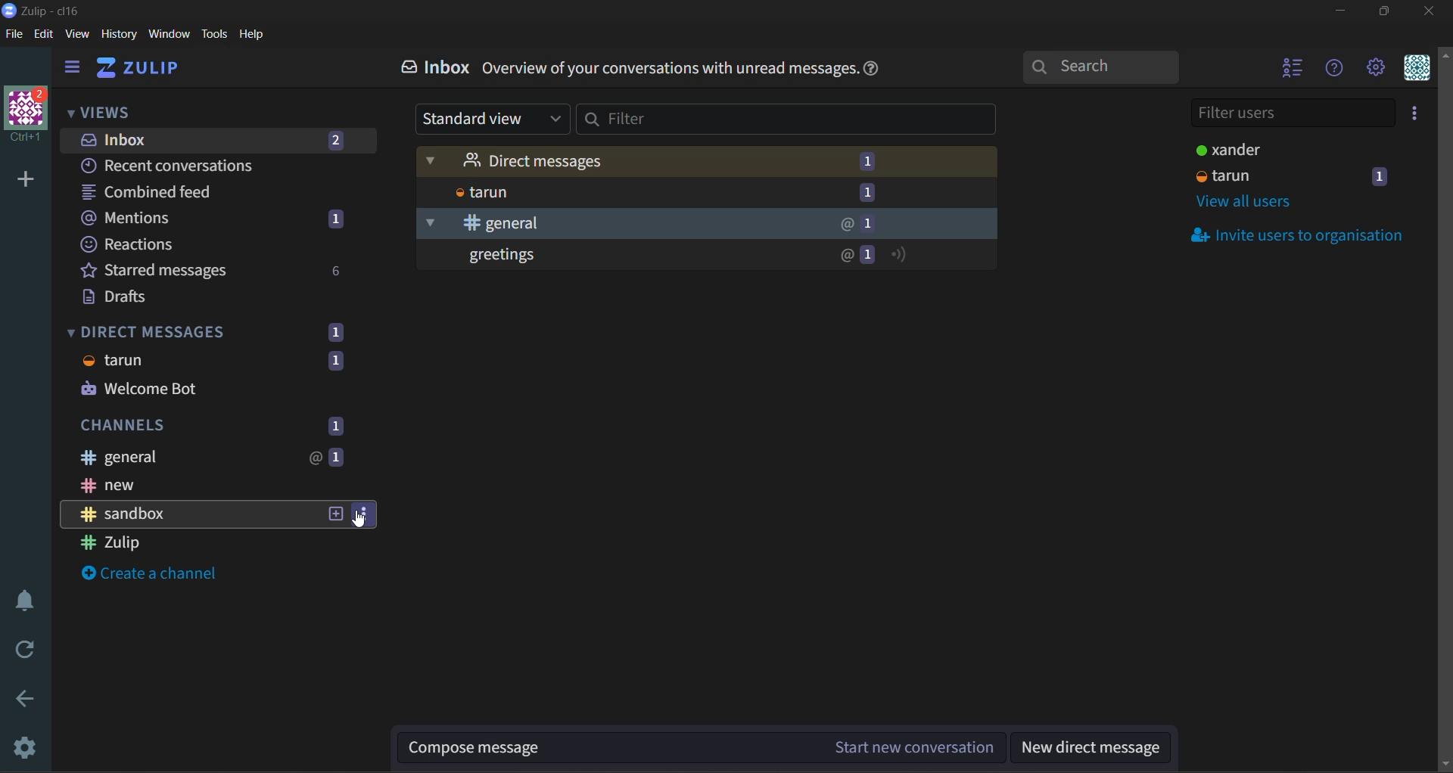 The width and height of the screenshot is (1453, 773). I want to click on invite users to organisation, so click(1411, 116).